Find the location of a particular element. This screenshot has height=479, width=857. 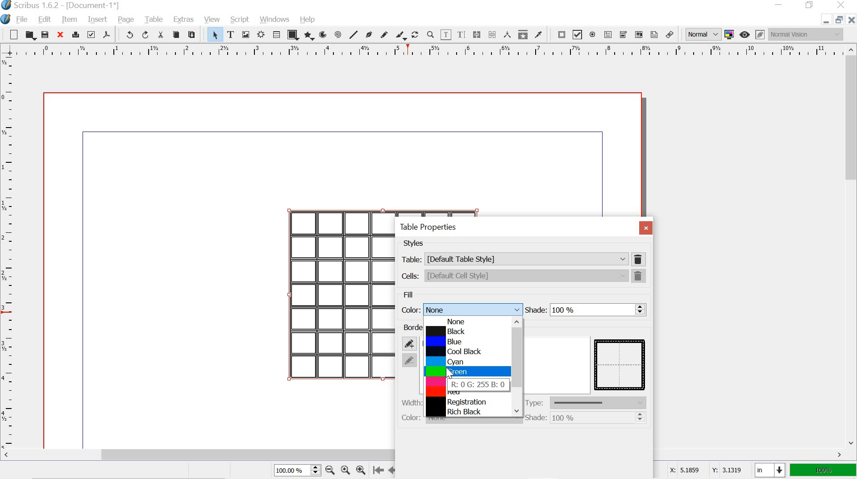

rotate item is located at coordinates (414, 35).